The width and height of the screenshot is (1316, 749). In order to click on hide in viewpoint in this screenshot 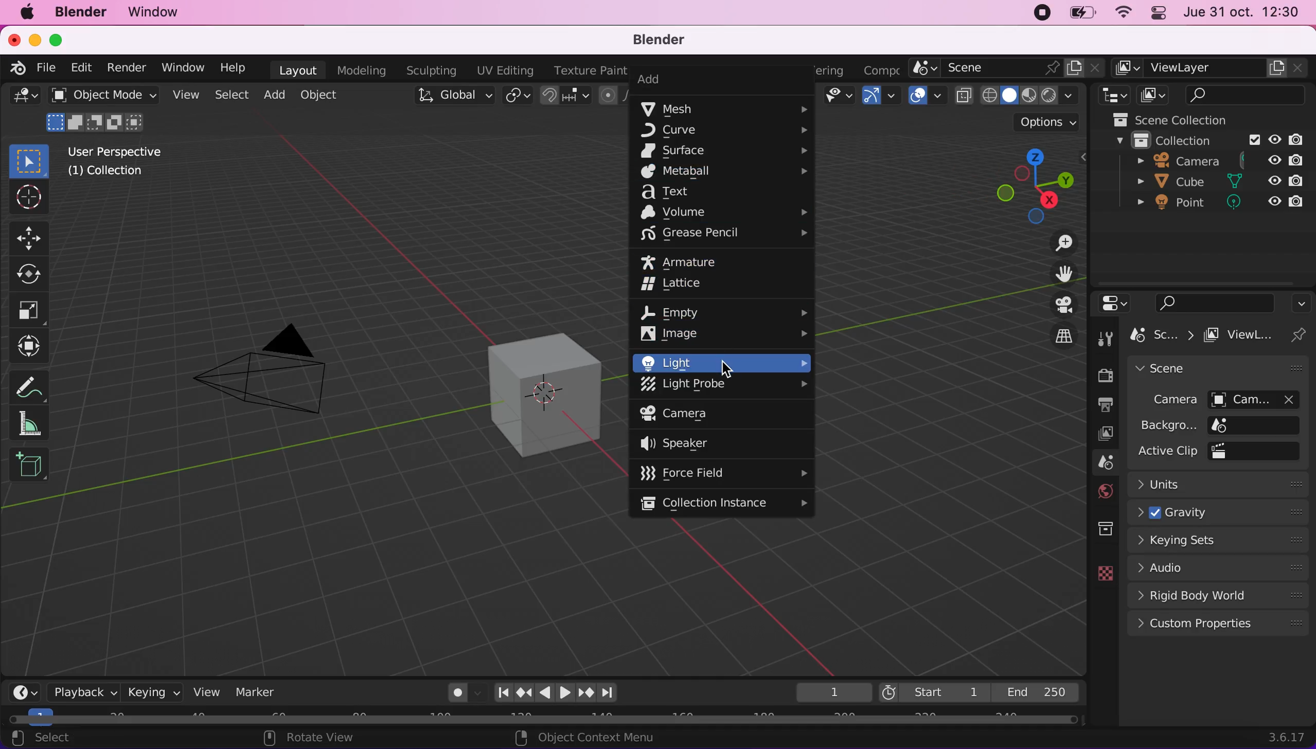, I will do `click(1277, 159)`.